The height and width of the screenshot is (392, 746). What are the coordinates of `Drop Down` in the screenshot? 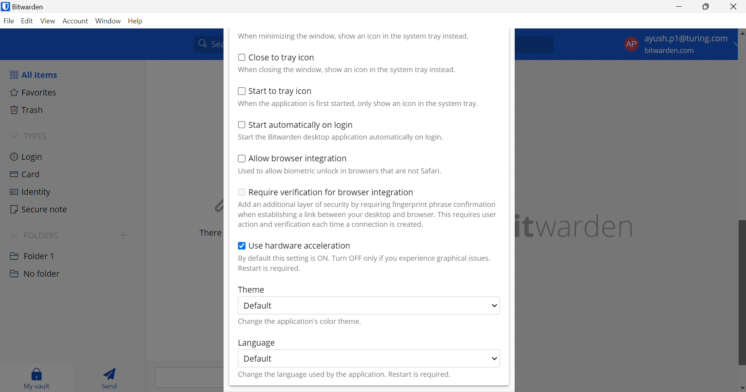 It's located at (494, 306).